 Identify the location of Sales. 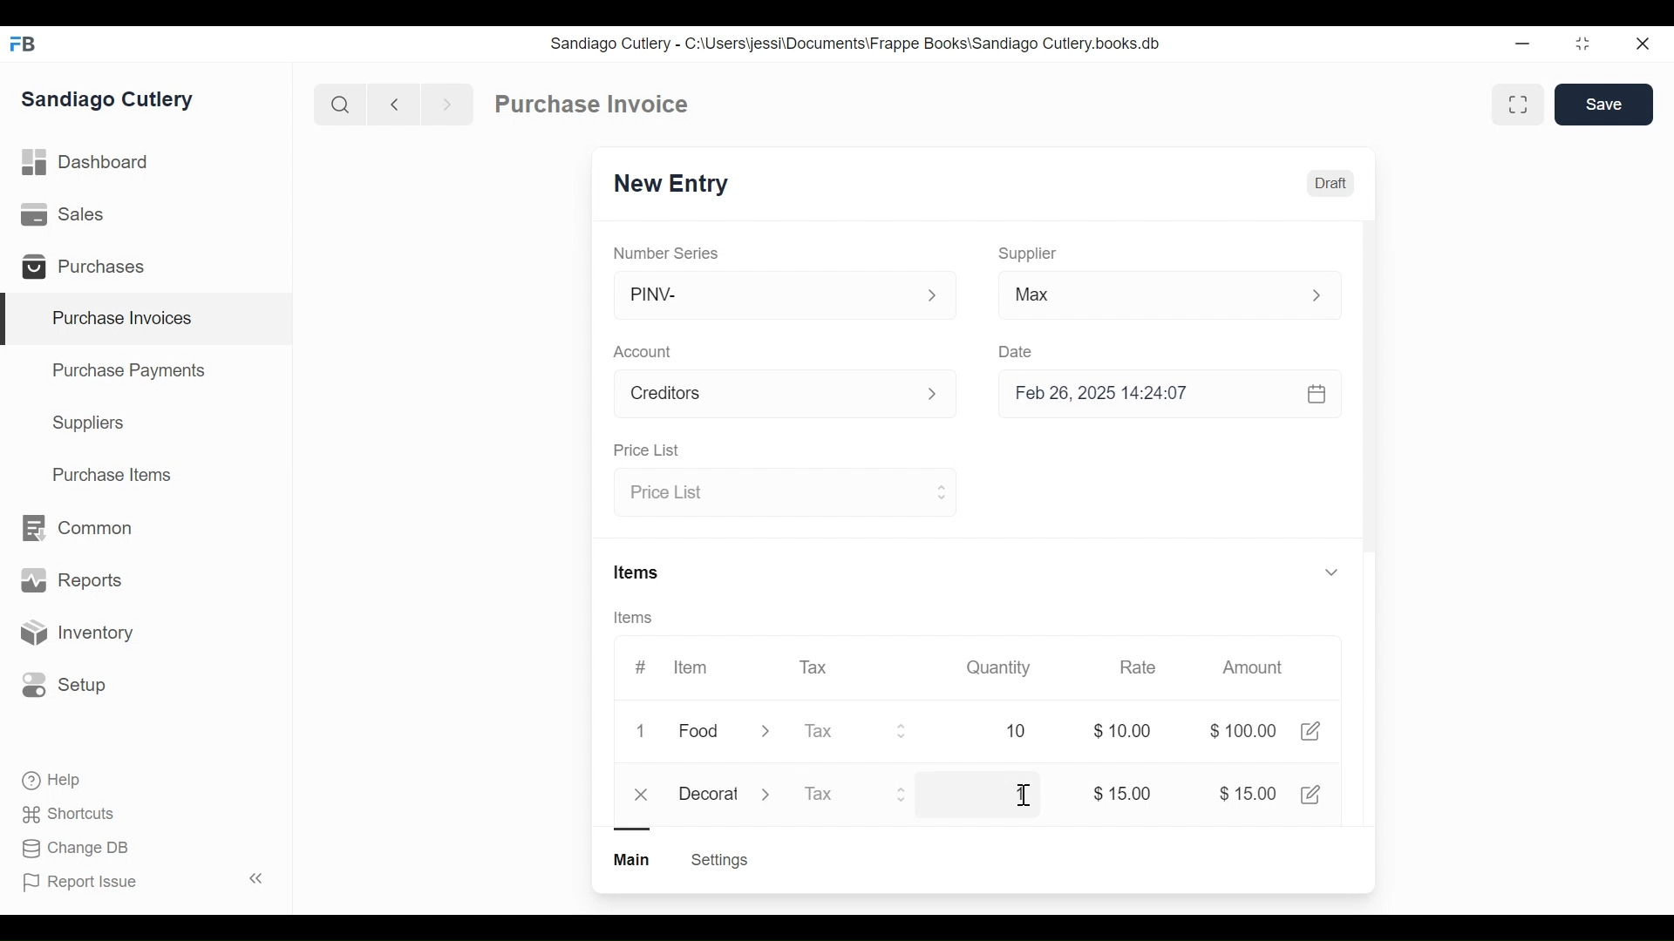
(66, 215).